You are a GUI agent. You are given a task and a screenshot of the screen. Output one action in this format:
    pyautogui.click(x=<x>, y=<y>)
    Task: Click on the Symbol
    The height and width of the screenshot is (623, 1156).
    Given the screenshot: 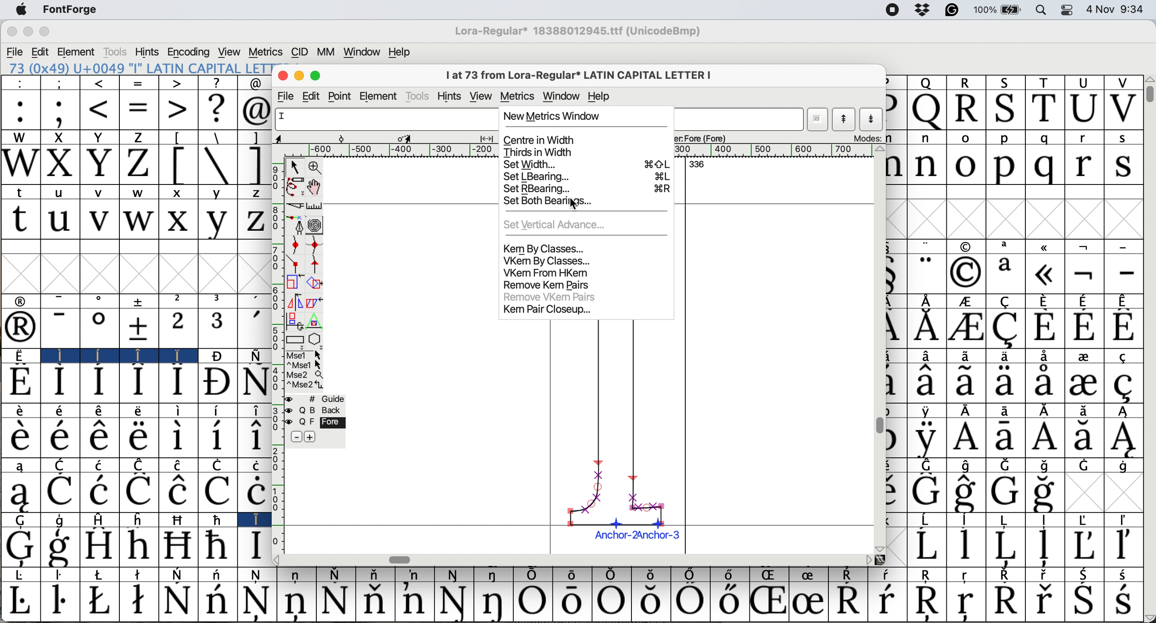 What is the action you would take?
    pyautogui.click(x=1084, y=601)
    